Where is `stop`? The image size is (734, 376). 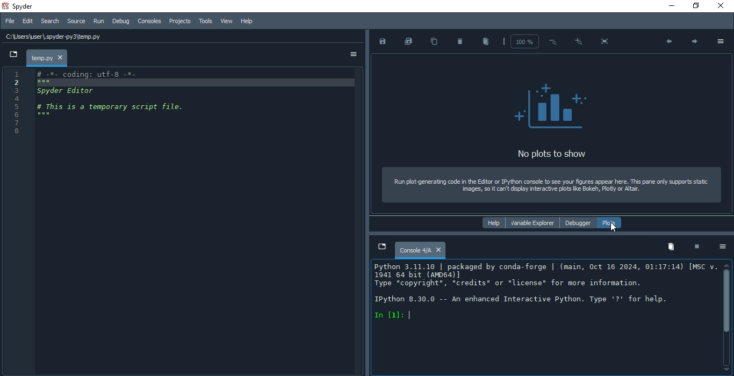
stop is located at coordinates (697, 248).